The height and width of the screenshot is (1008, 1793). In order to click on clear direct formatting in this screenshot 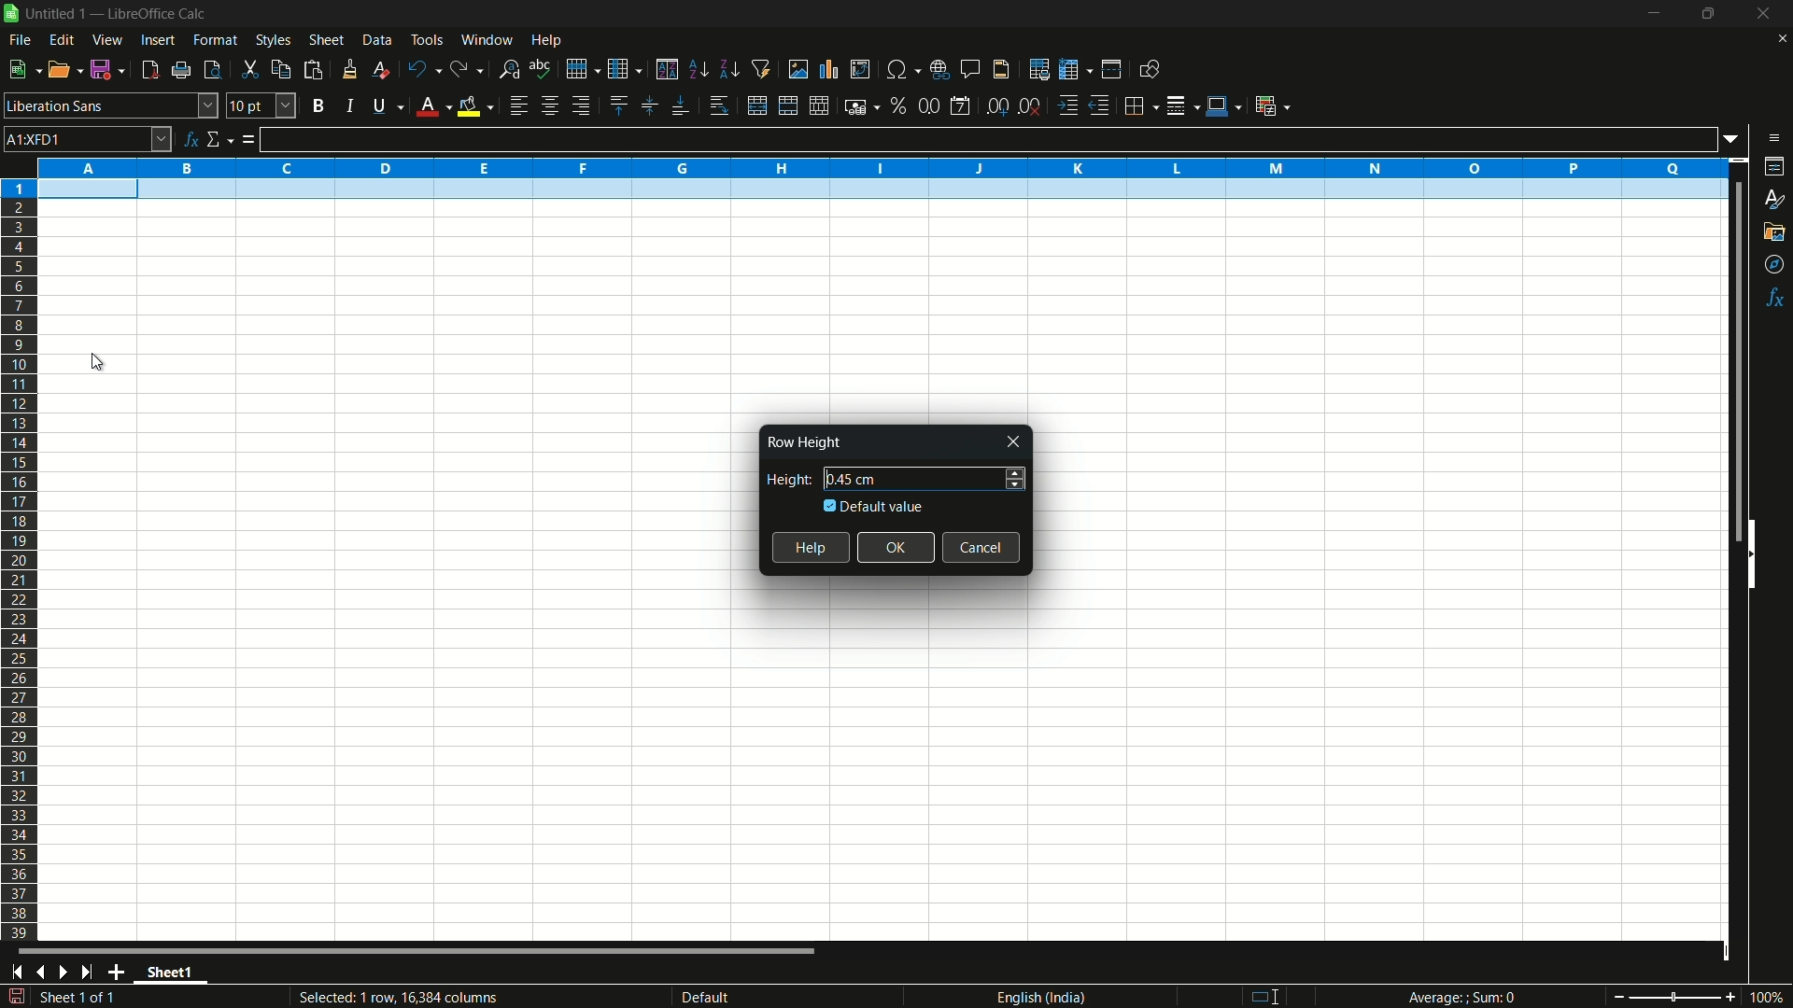, I will do `click(378, 69)`.